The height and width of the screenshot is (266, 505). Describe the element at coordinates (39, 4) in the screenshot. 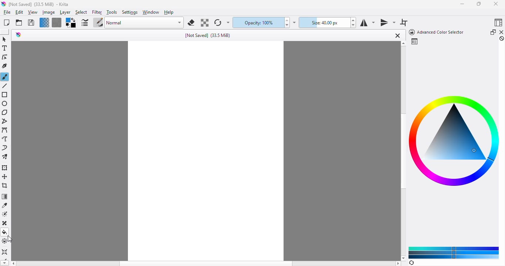

I see `title` at that location.